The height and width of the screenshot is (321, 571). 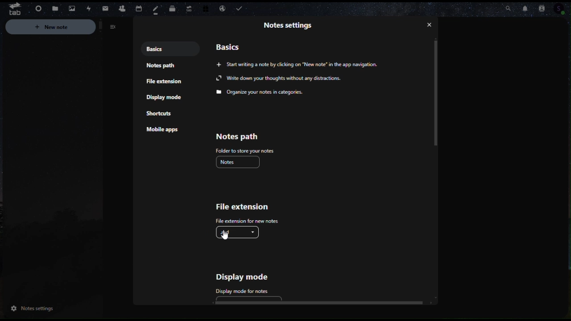 What do you see at coordinates (226, 238) in the screenshot?
I see `cursor` at bounding box center [226, 238].